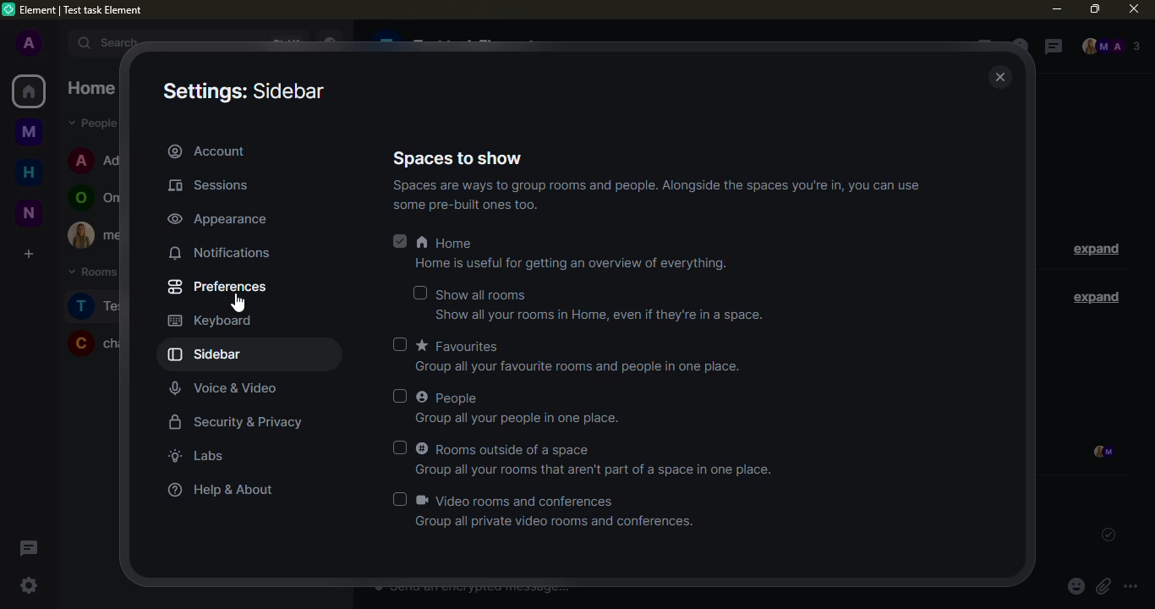 This screenshot has height=609, width=1155. What do you see at coordinates (1096, 250) in the screenshot?
I see `expand` at bounding box center [1096, 250].